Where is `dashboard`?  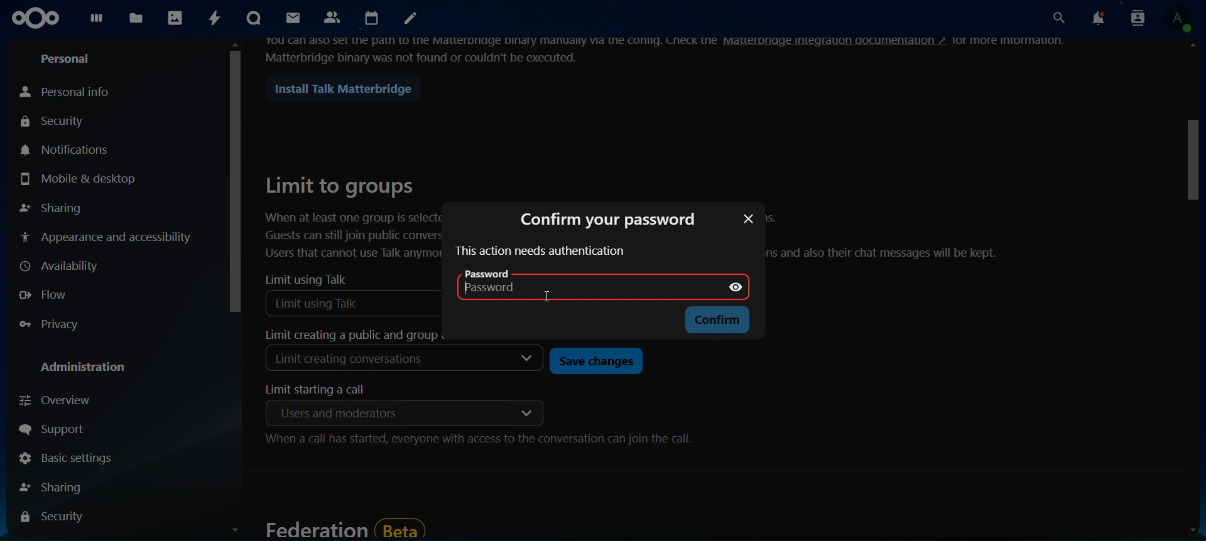 dashboard is located at coordinates (99, 21).